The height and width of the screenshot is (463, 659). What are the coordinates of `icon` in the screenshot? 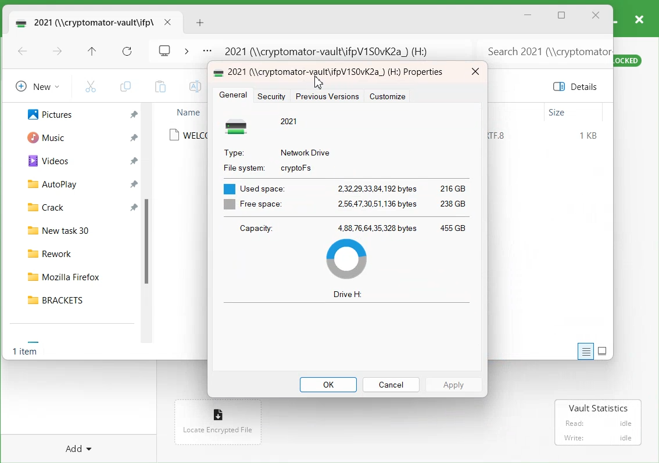 It's located at (219, 412).